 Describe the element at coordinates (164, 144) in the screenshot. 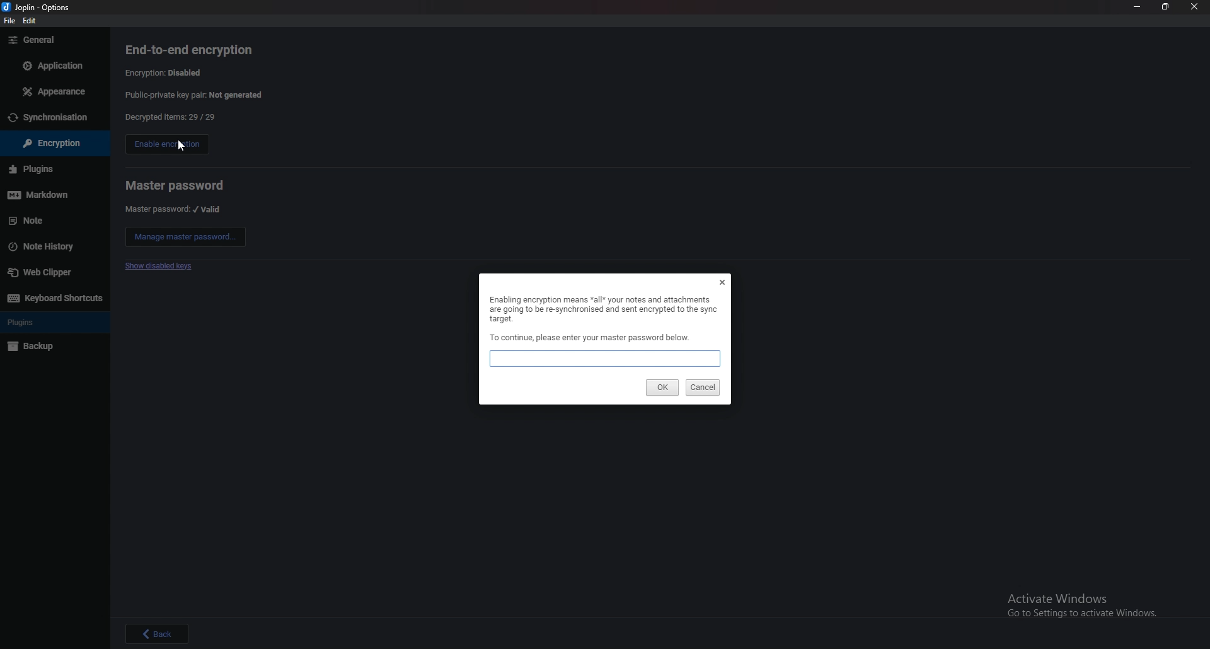

I see `enable encryption` at that location.